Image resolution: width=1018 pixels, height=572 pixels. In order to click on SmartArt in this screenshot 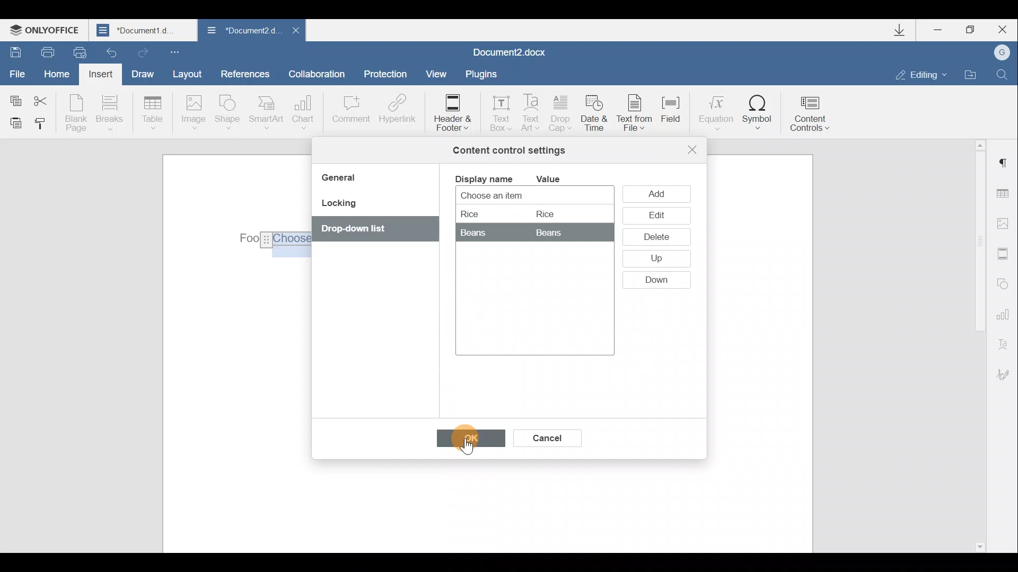, I will do `click(267, 112)`.